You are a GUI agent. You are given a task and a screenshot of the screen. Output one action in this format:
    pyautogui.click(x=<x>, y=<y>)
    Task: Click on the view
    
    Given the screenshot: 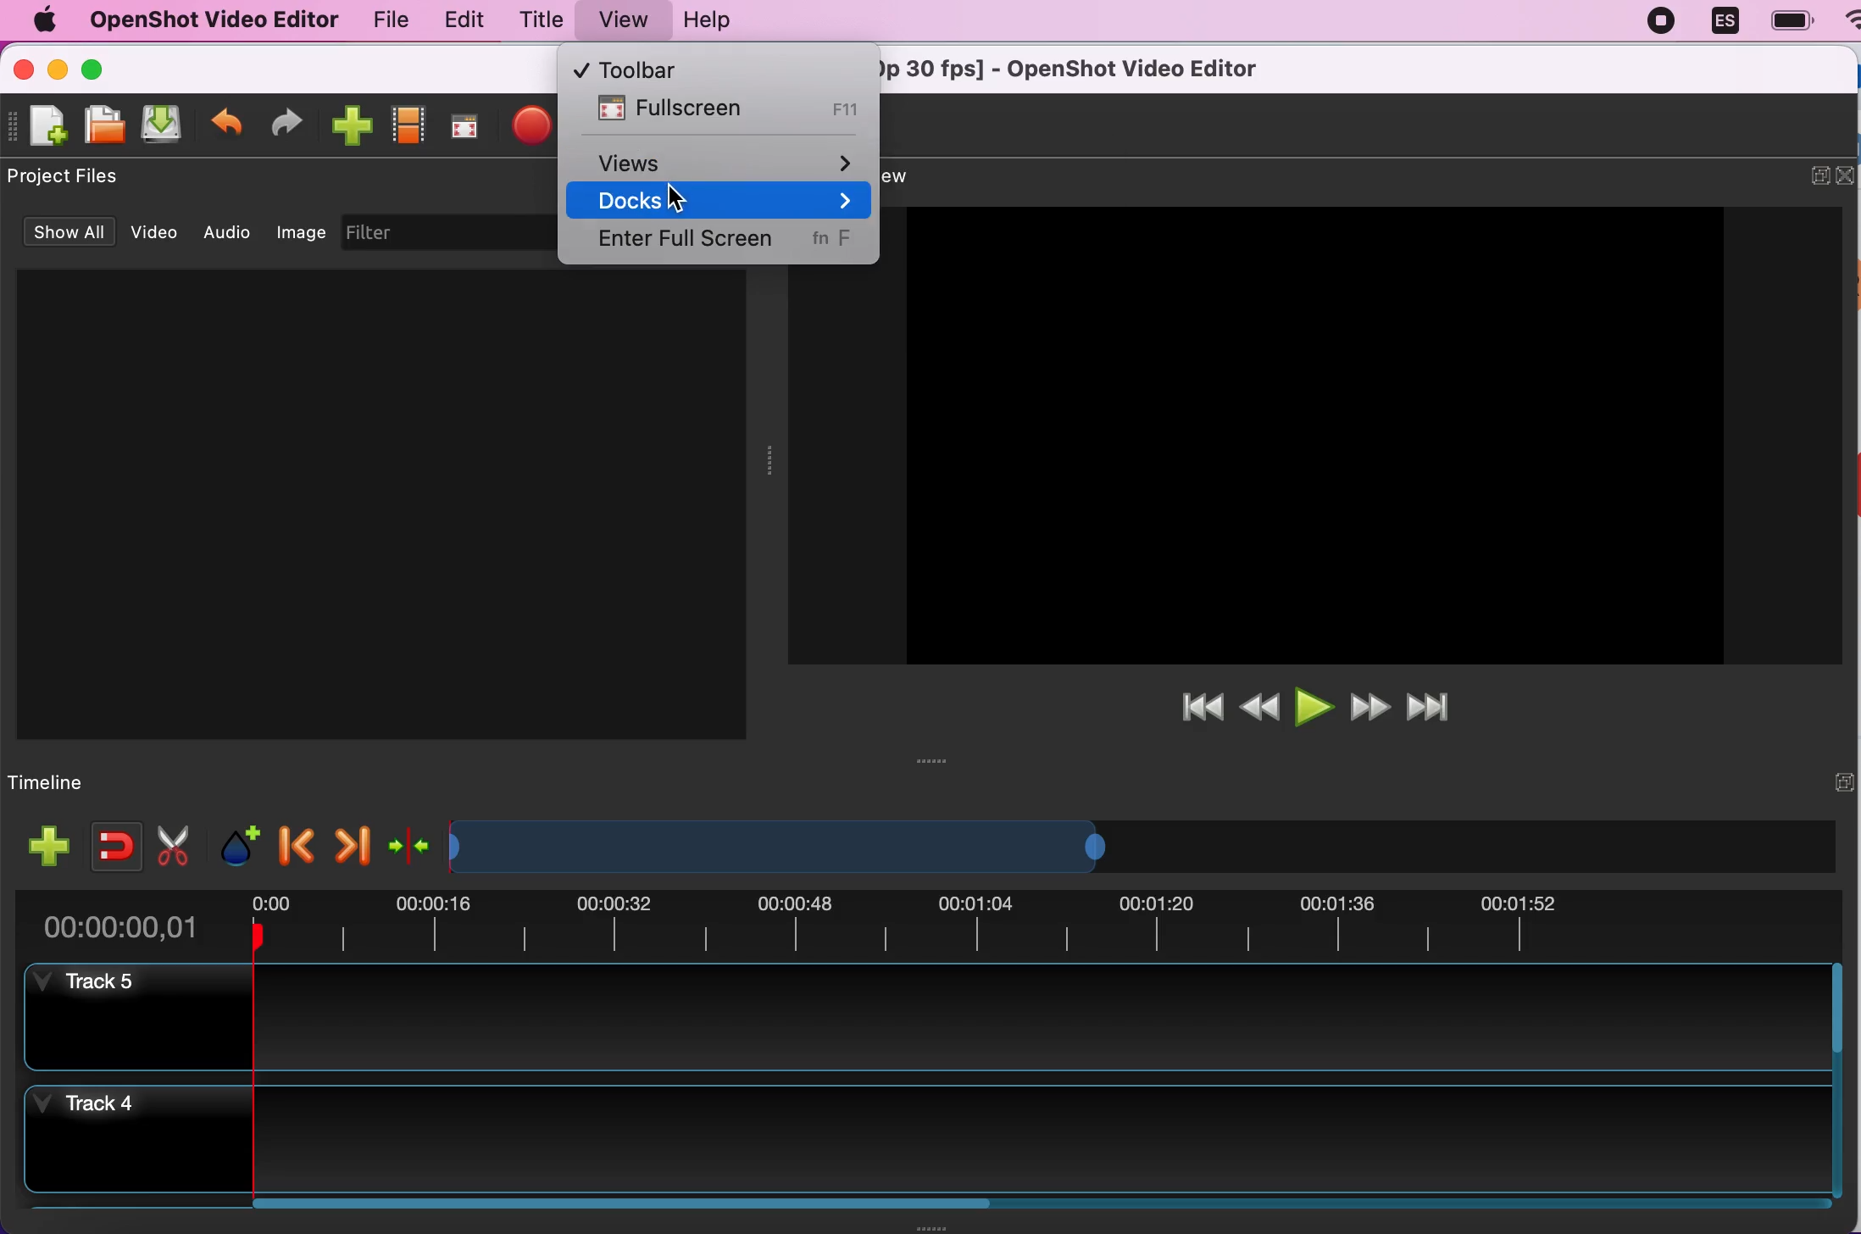 What is the action you would take?
    pyautogui.click(x=614, y=20)
    